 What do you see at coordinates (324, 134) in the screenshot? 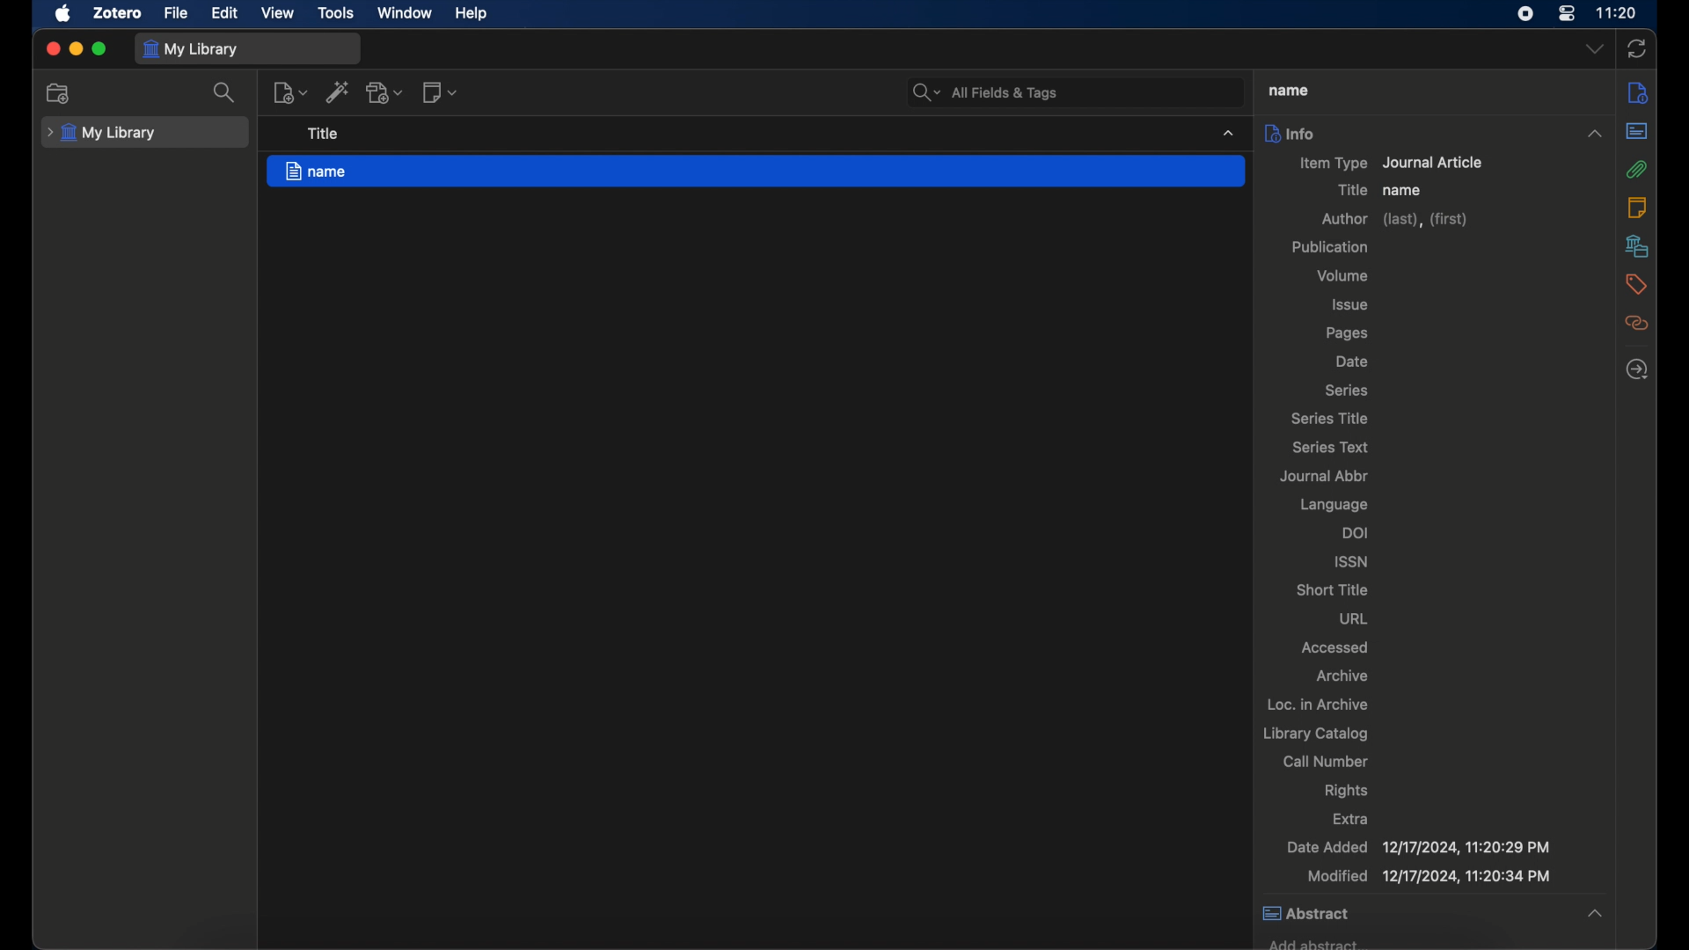
I see `tool tip` at bounding box center [324, 134].